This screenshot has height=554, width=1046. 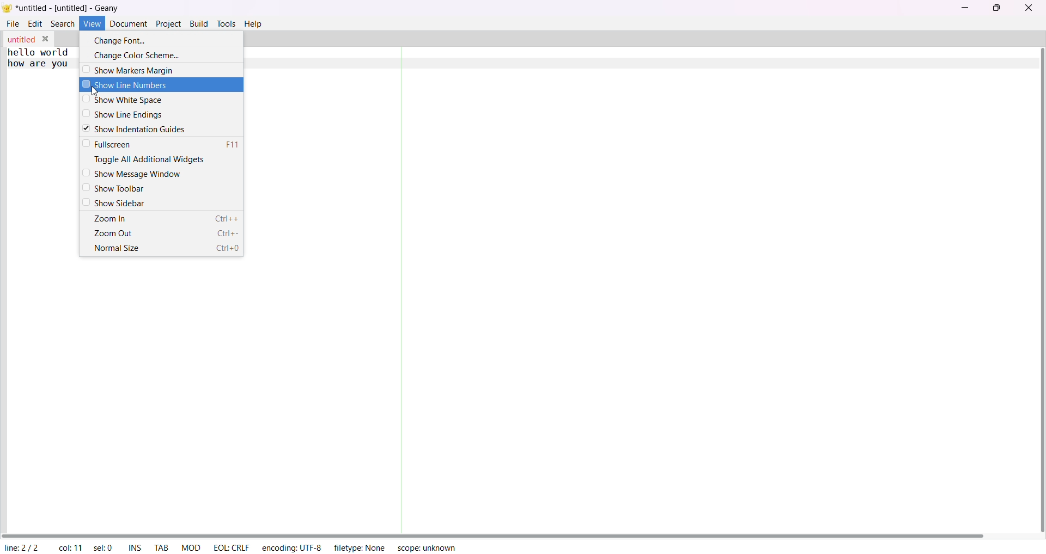 I want to click on cursor, so click(x=86, y=93).